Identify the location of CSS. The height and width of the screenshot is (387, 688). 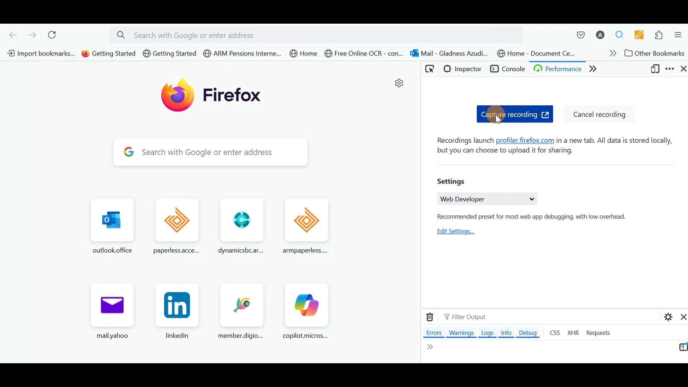
(554, 332).